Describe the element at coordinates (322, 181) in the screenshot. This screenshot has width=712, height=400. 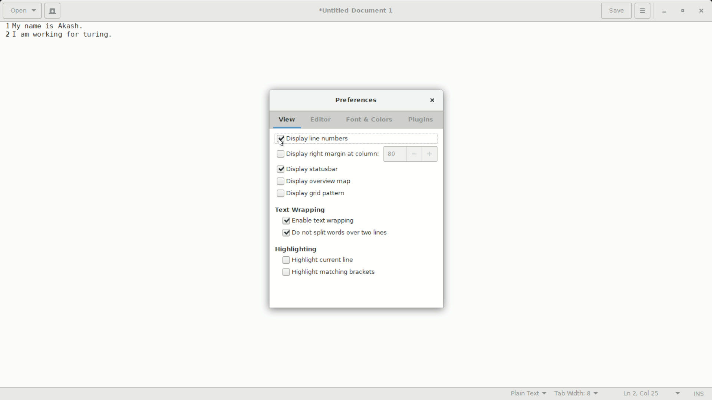
I see `display overview map` at that location.